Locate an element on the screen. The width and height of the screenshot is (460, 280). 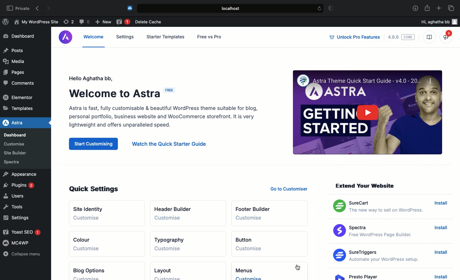
Install is located at coordinates (443, 207).